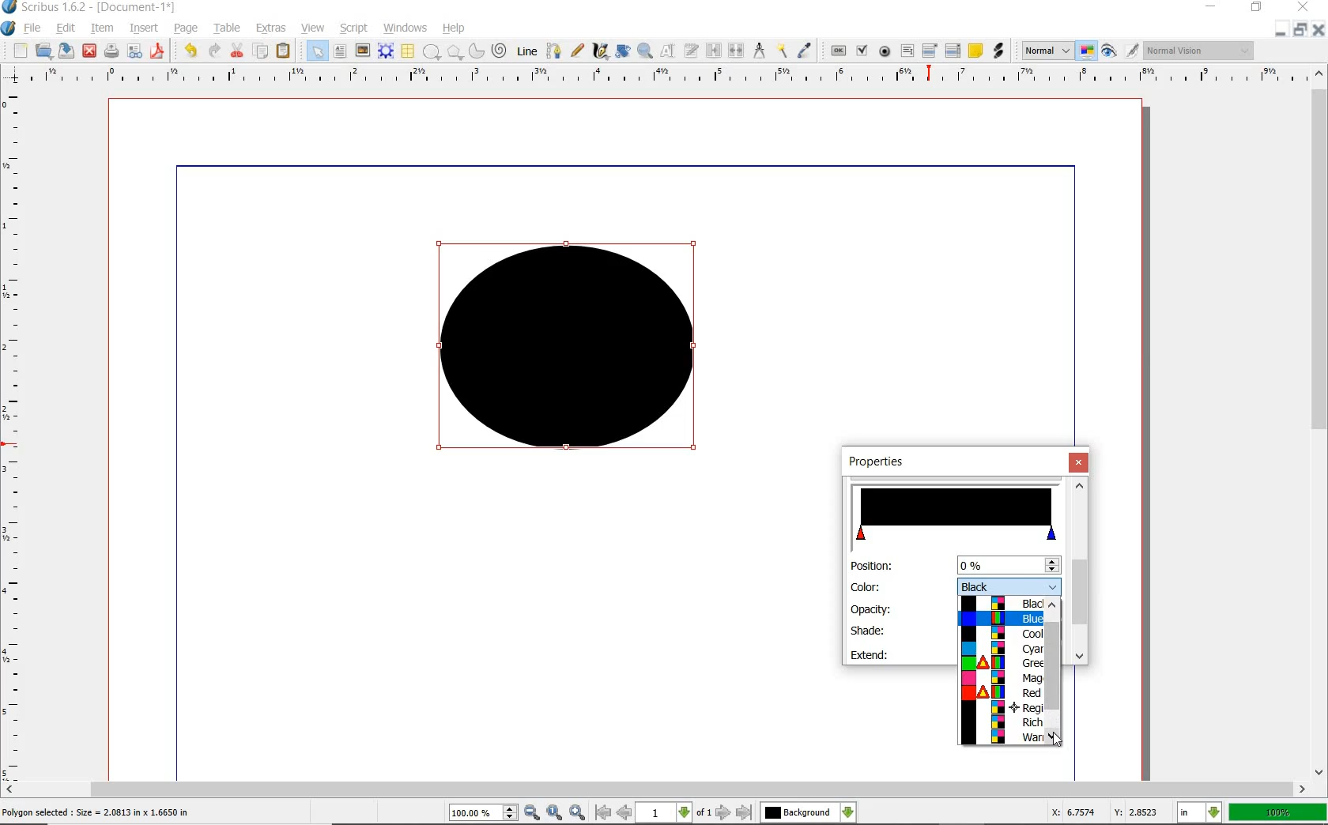 This screenshot has height=825, width=1328. I want to click on ZOOM IN OR OUT, so click(644, 51).